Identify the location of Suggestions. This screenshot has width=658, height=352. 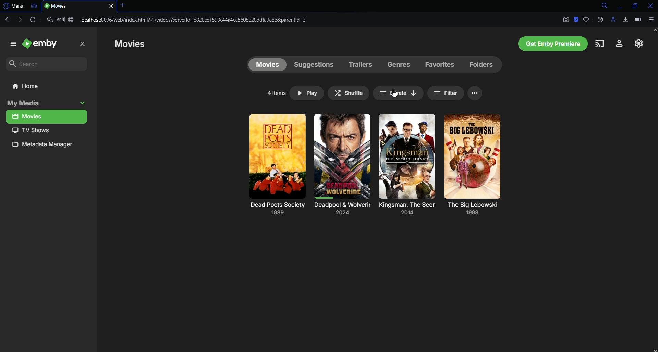
(313, 63).